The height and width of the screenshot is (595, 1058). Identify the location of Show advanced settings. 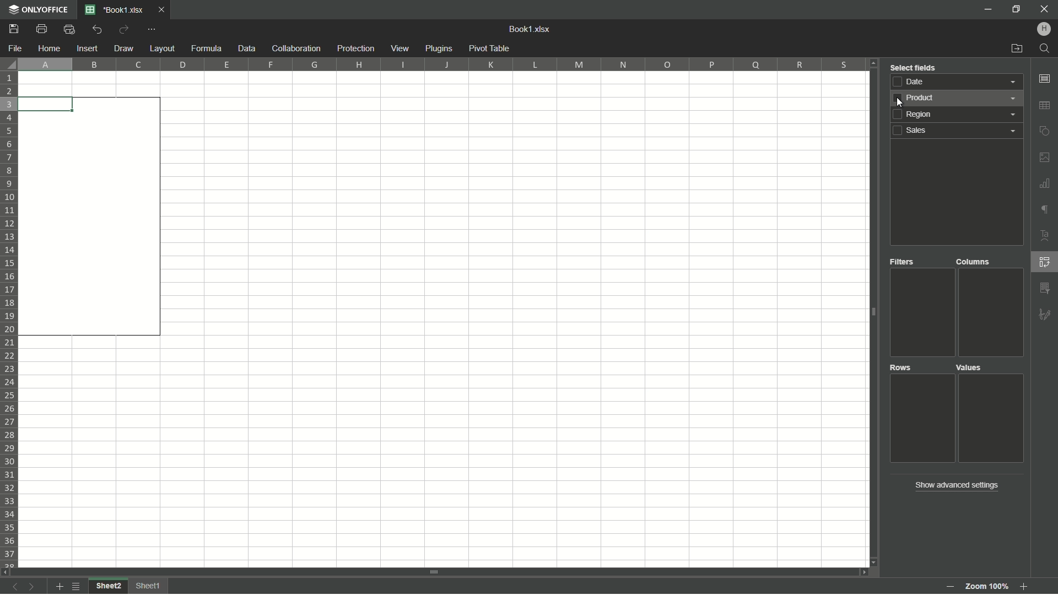
(955, 485).